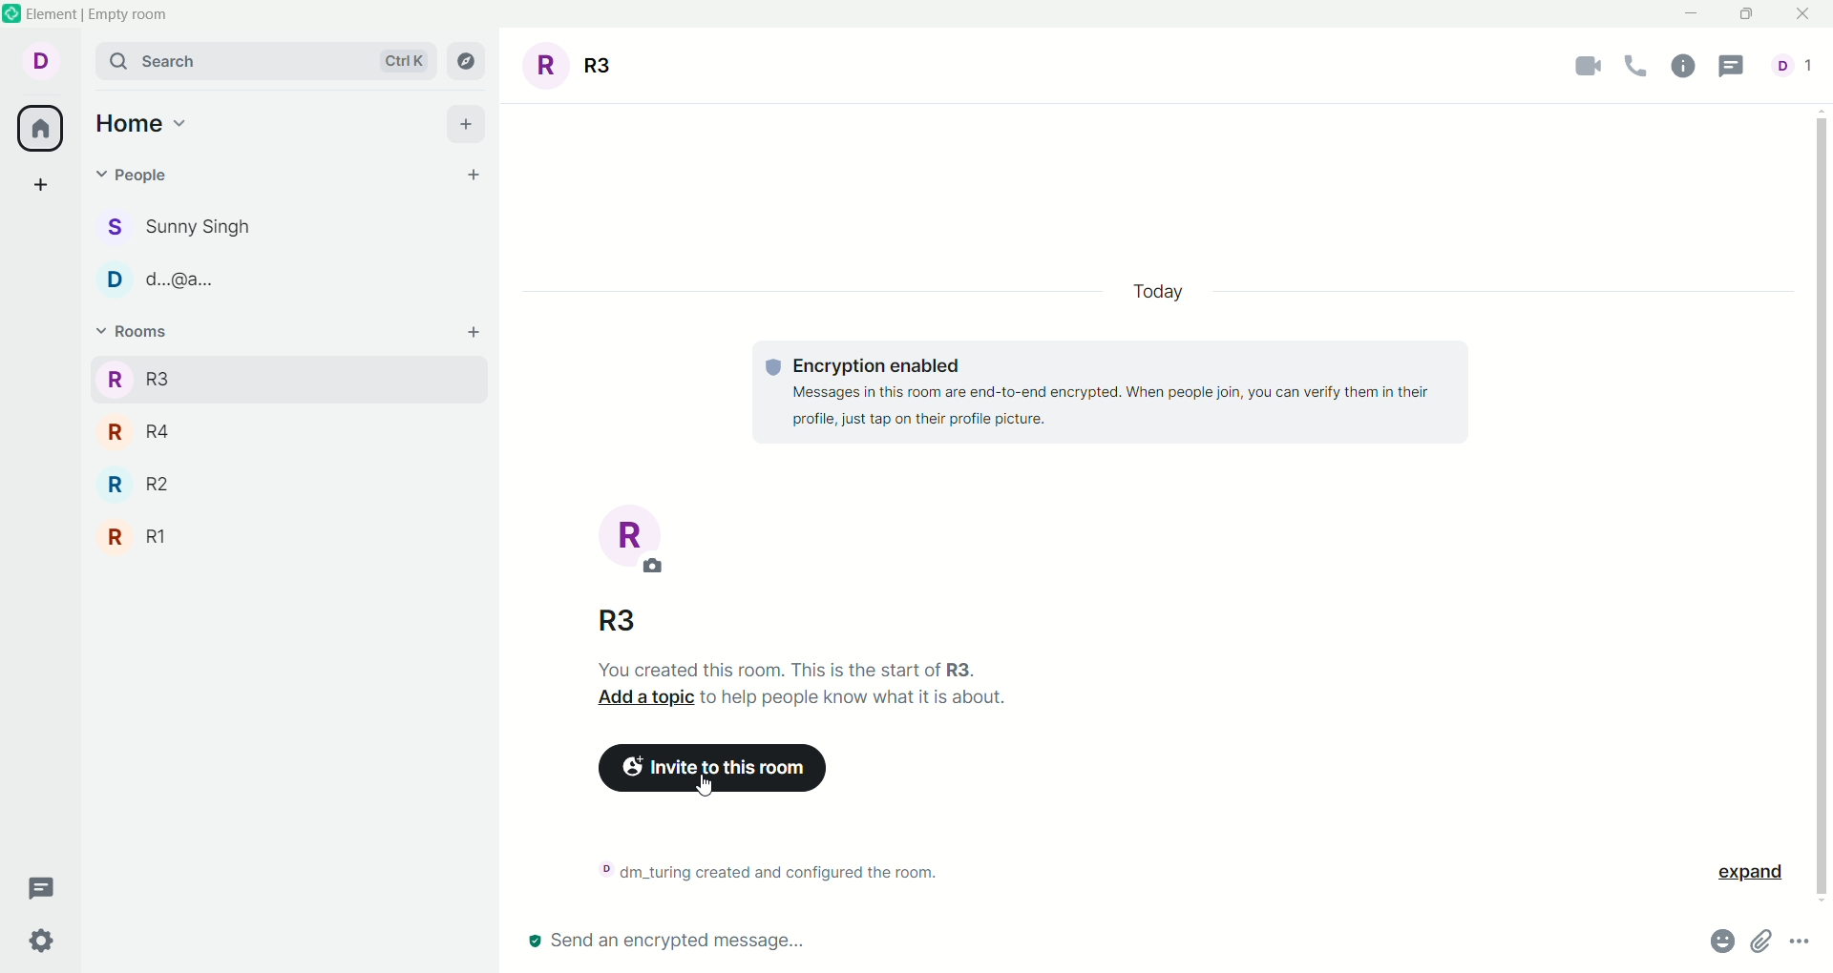 The width and height of the screenshot is (1833, 973). I want to click on emoji, so click(1714, 942).